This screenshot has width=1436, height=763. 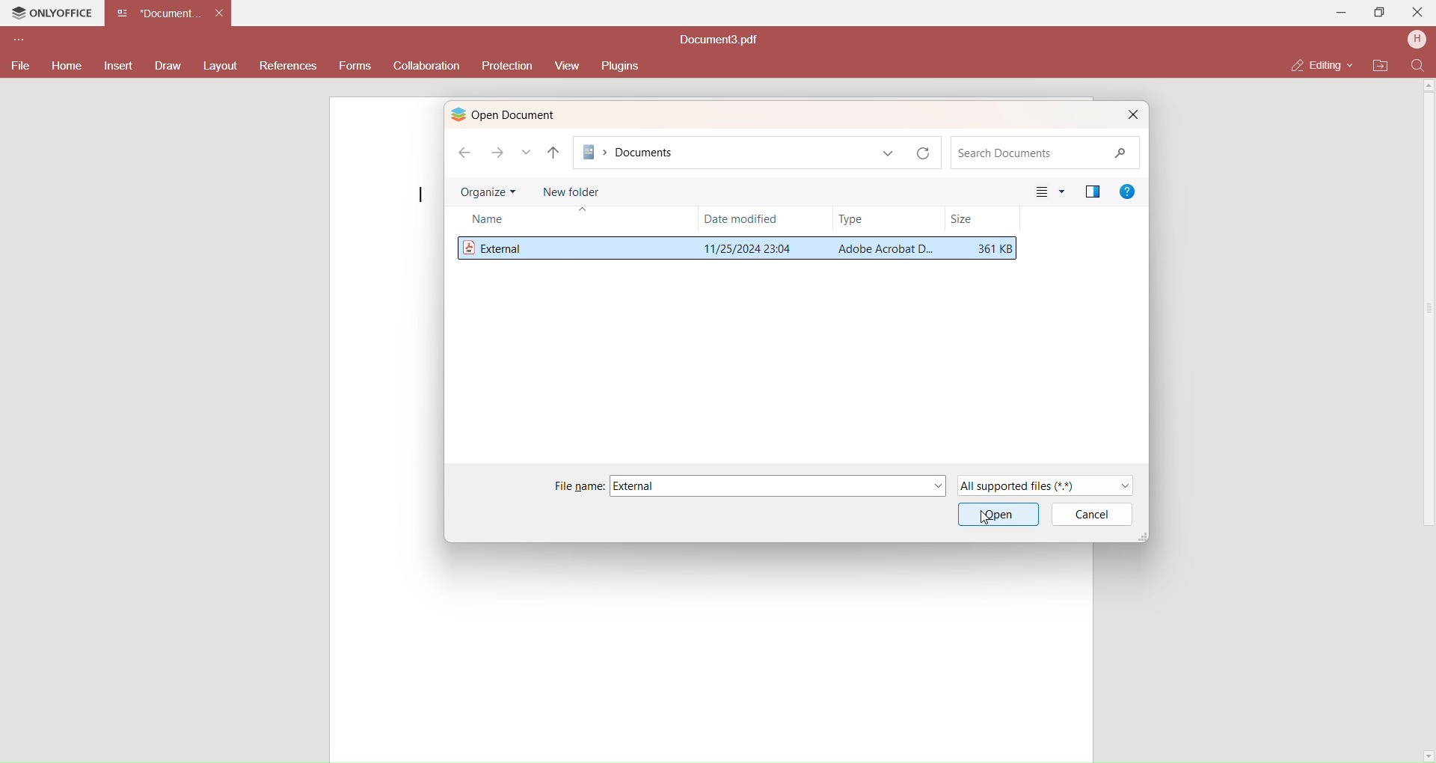 I want to click on Draw, so click(x=168, y=66).